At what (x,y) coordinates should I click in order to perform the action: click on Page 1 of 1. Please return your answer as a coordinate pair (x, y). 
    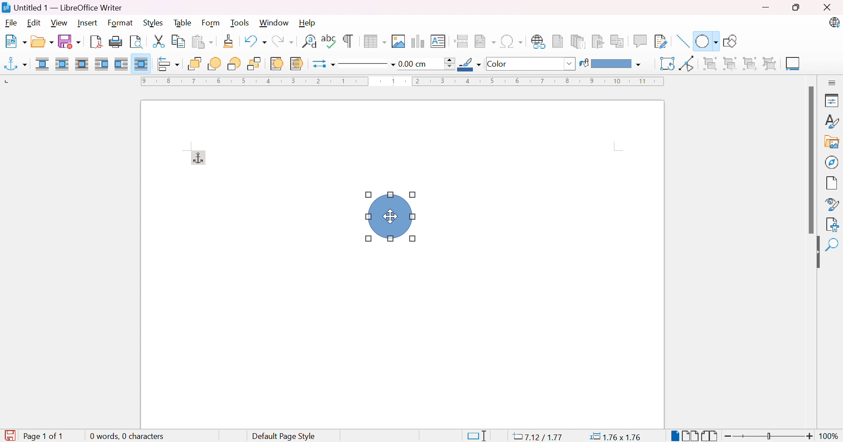
    Looking at the image, I should click on (47, 436).